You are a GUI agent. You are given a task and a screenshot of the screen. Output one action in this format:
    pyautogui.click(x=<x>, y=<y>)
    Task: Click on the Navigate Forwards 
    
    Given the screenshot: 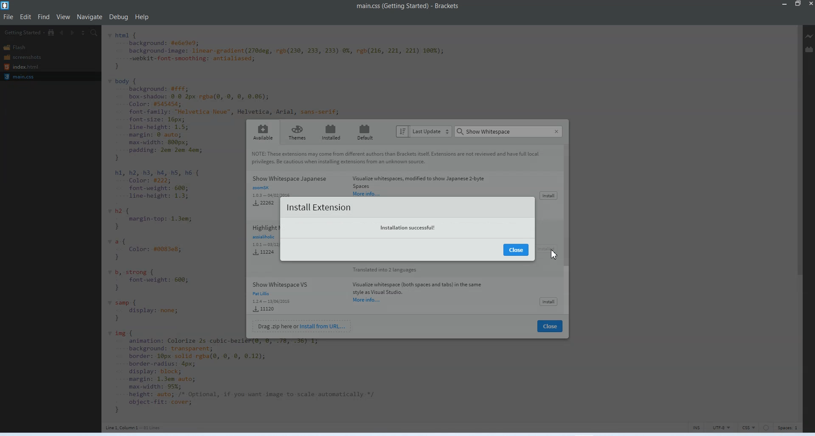 What is the action you would take?
    pyautogui.click(x=73, y=32)
    